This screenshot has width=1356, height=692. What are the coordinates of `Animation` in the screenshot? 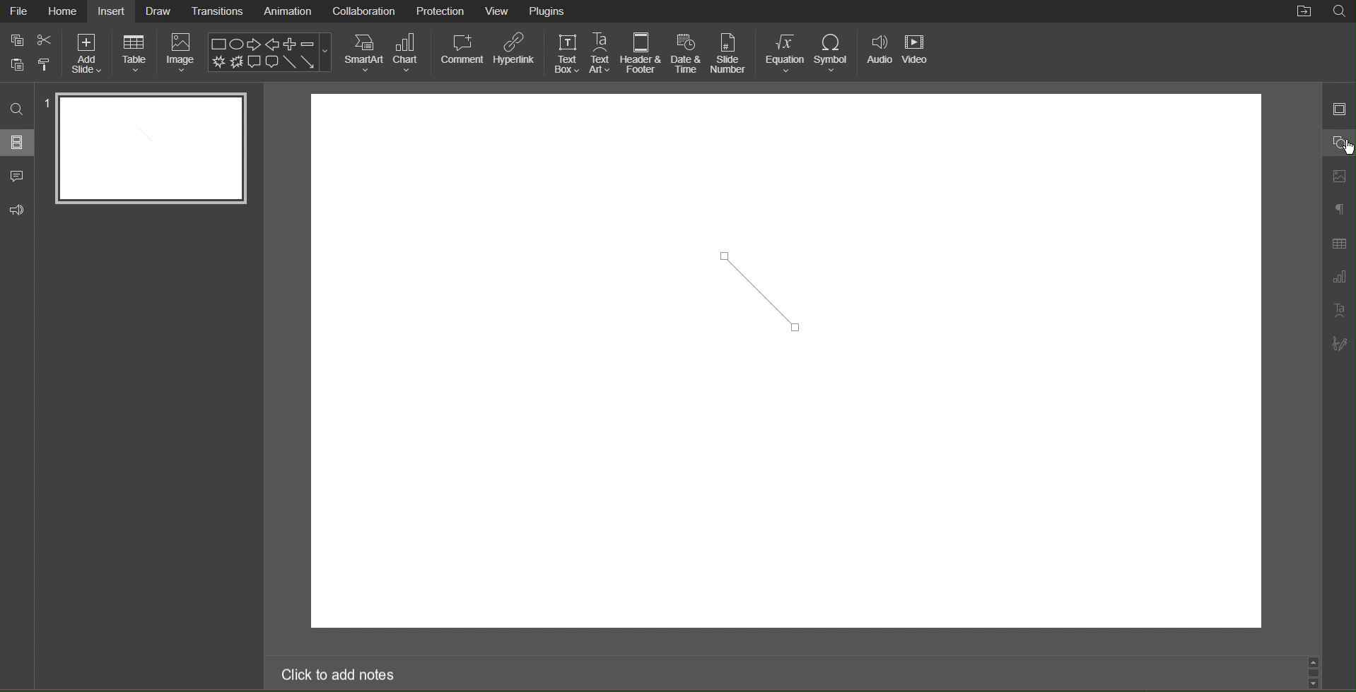 It's located at (286, 12).